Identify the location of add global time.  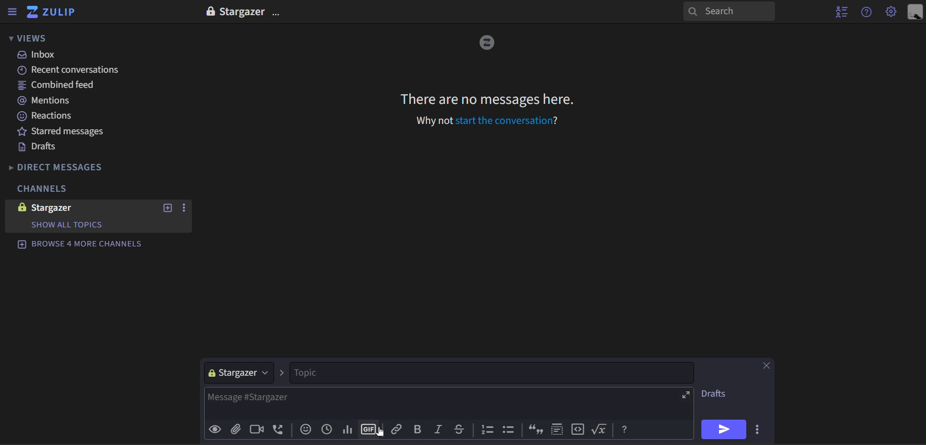
(326, 430).